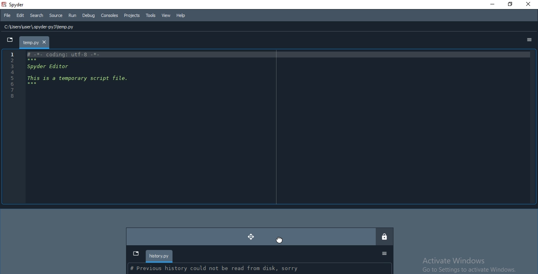  What do you see at coordinates (37, 15) in the screenshot?
I see `Search` at bounding box center [37, 15].